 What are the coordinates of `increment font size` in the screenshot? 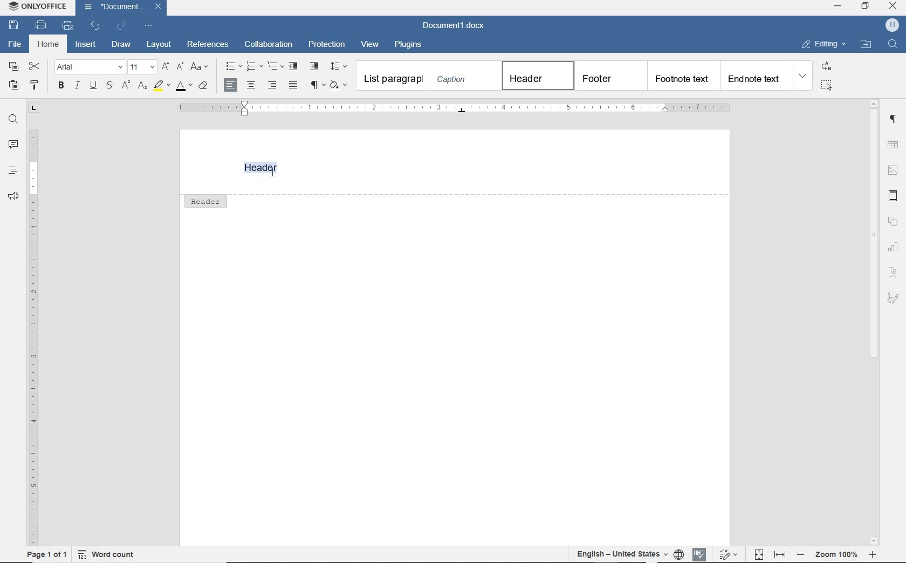 It's located at (167, 67).